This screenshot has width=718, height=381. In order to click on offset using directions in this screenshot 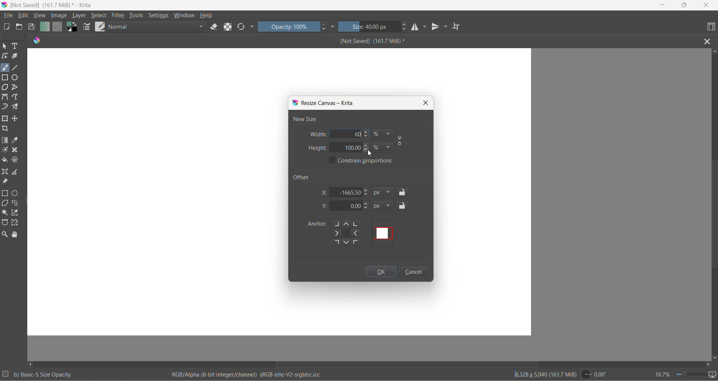, I will do `click(349, 233)`.